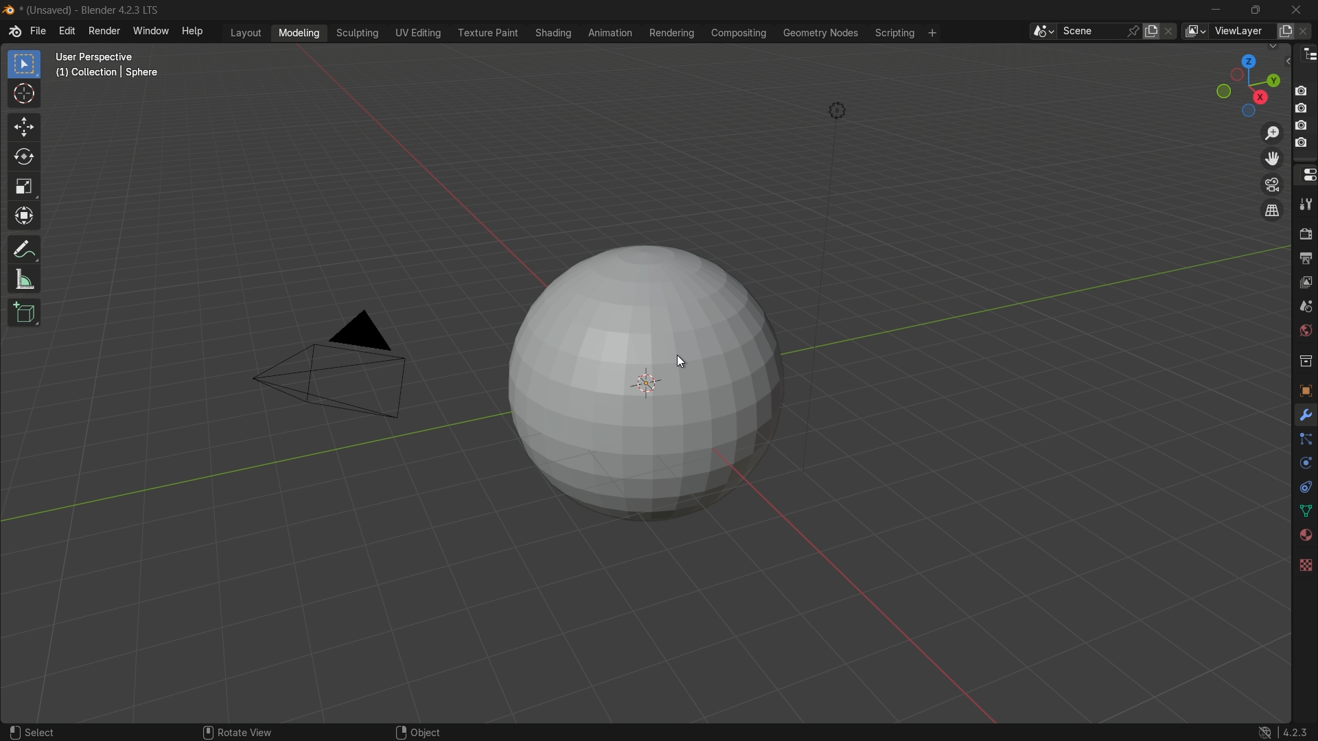 The width and height of the screenshot is (1318, 741). What do you see at coordinates (1304, 510) in the screenshot?
I see `data` at bounding box center [1304, 510].